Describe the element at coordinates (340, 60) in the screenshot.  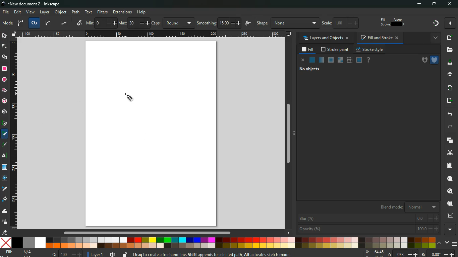
I see `window` at that location.